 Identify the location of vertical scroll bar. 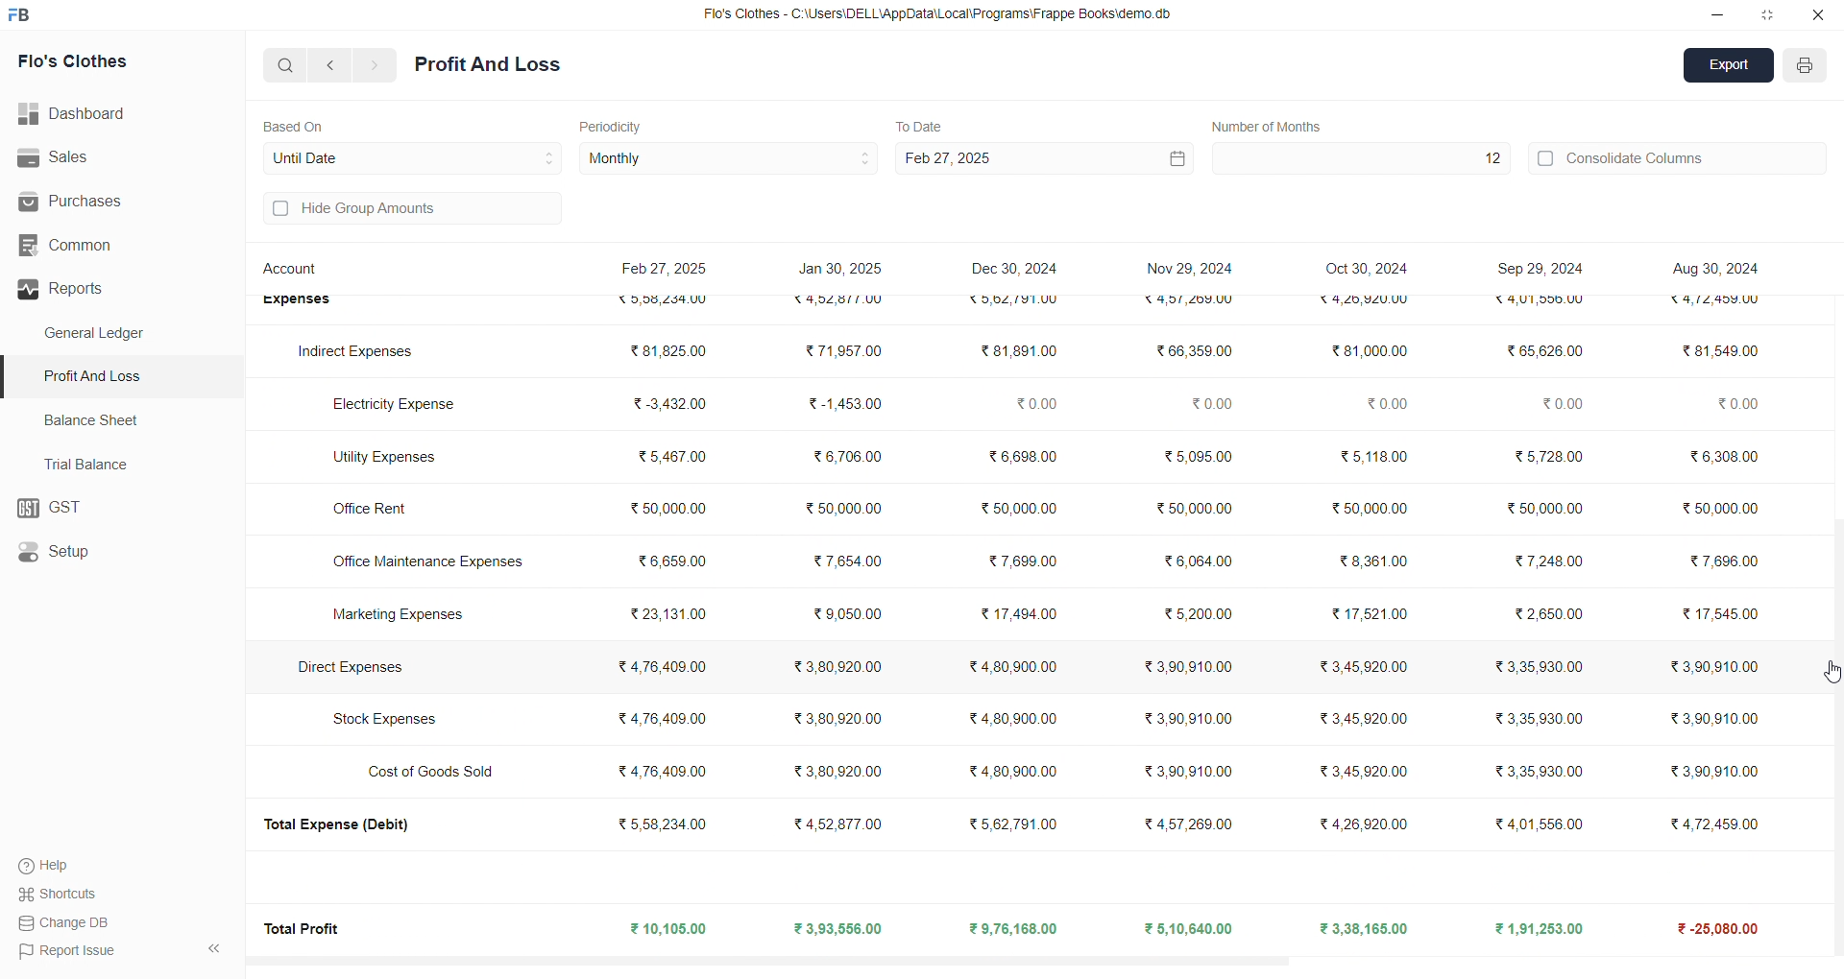
(1832, 609).